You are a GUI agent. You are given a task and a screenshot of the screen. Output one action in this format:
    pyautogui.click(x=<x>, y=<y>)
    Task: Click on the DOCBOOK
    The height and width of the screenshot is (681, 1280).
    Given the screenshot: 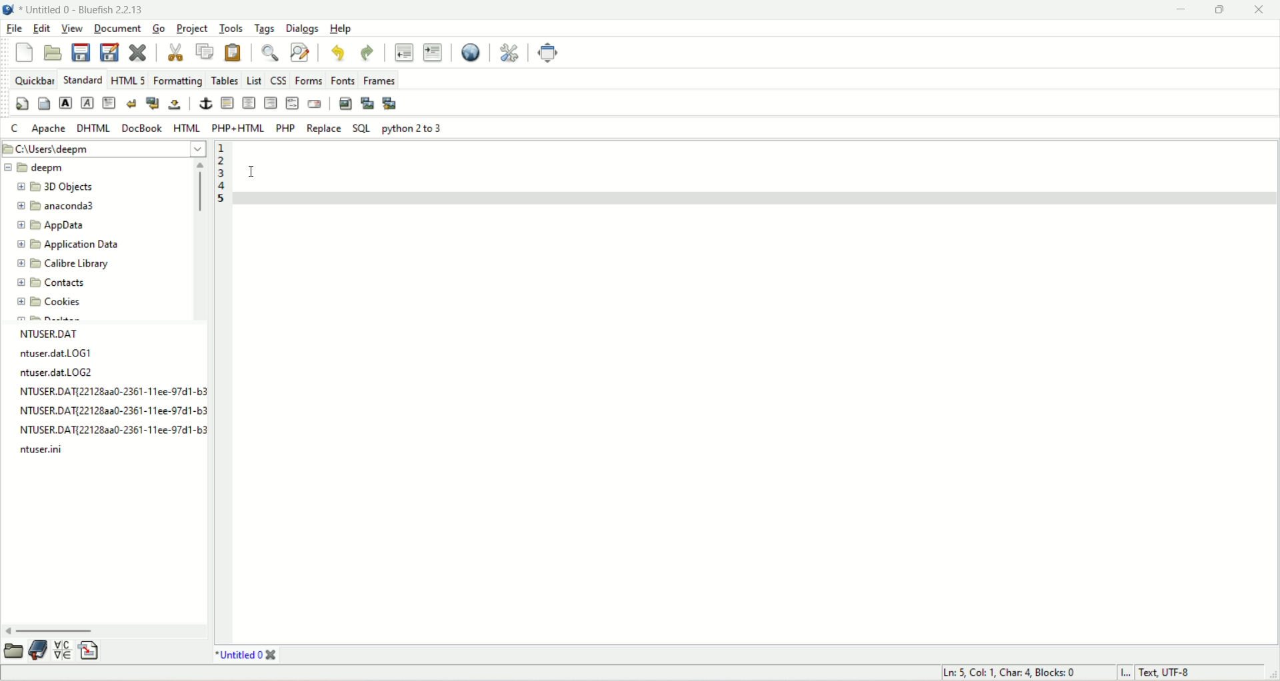 What is the action you would take?
    pyautogui.click(x=145, y=128)
    